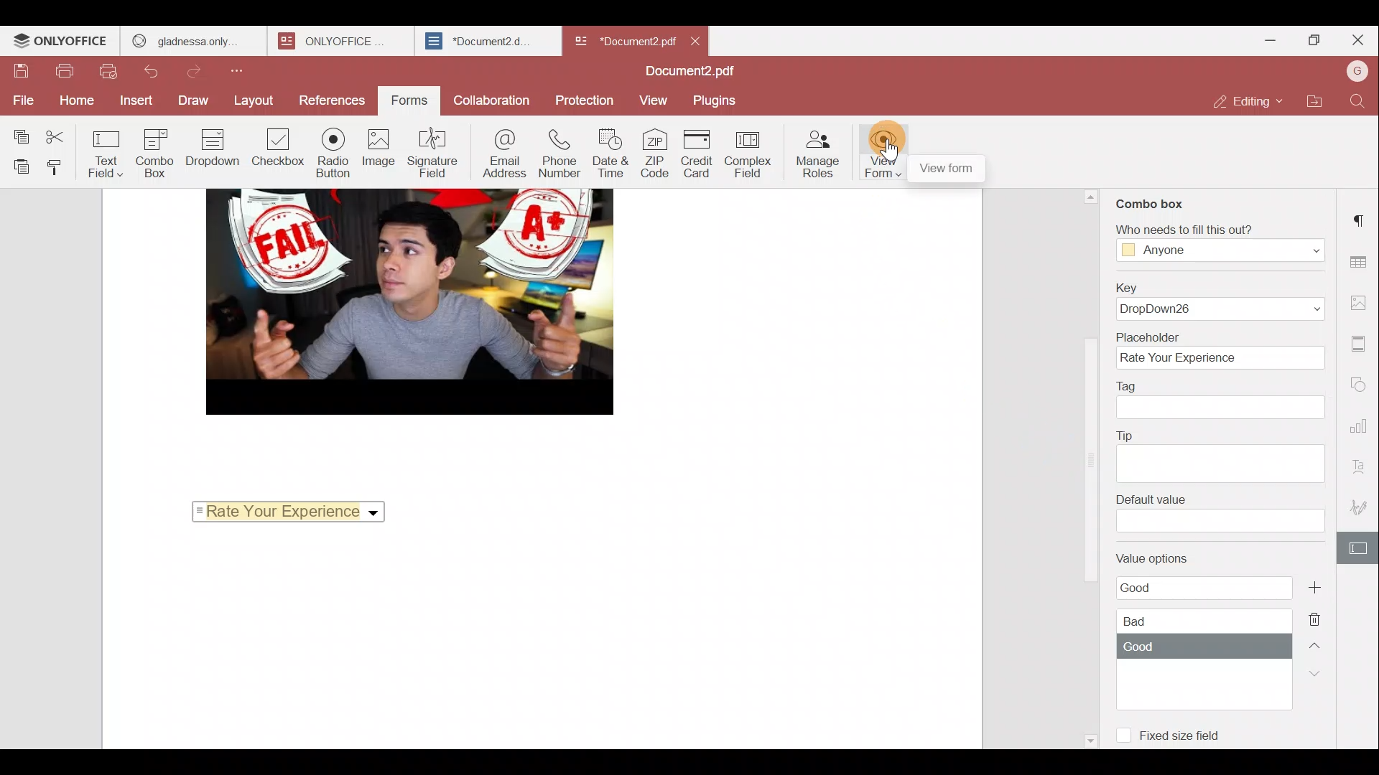 The width and height of the screenshot is (1379, 775). I want to click on Layout, so click(253, 103).